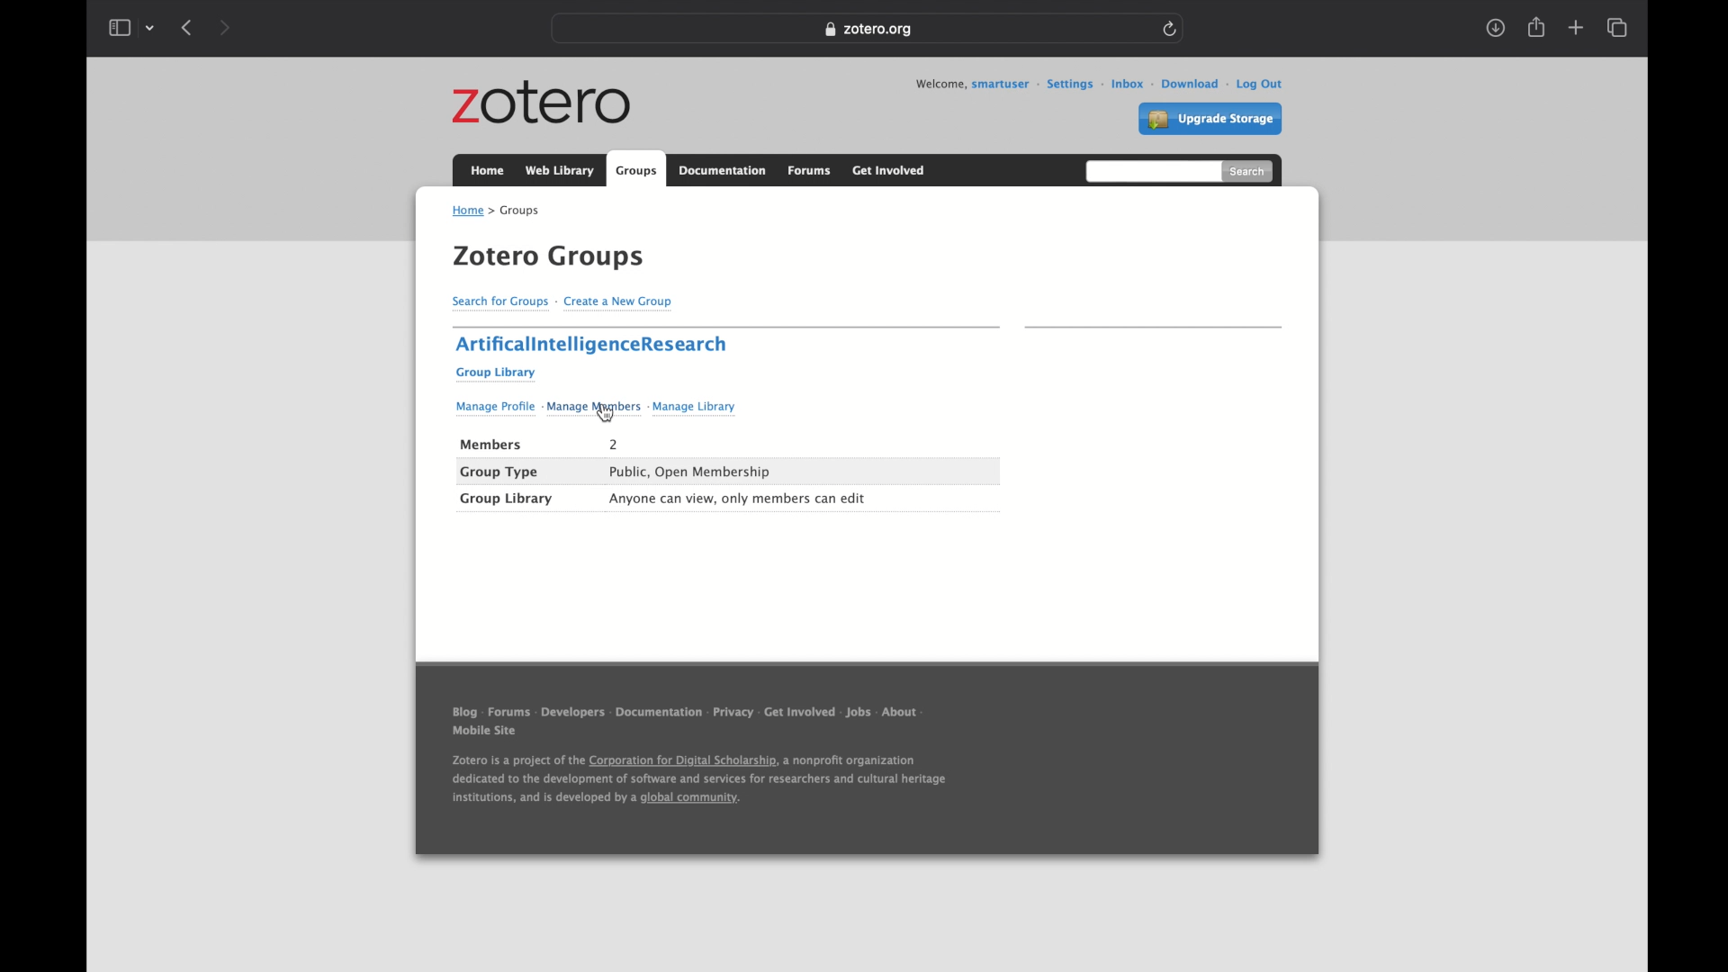 This screenshot has width=1728, height=972. I want to click on show sidebar, so click(119, 28).